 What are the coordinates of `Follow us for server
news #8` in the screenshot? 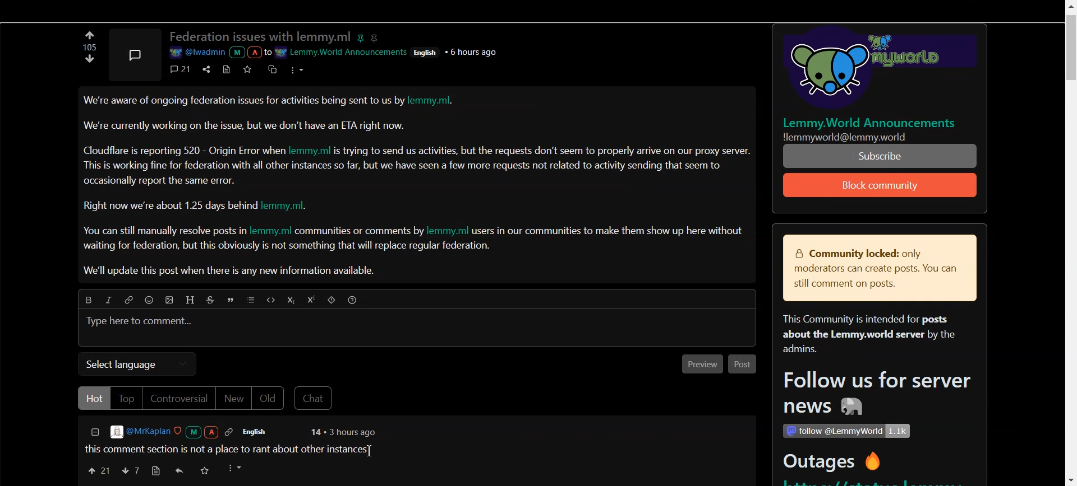 It's located at (873, 395).